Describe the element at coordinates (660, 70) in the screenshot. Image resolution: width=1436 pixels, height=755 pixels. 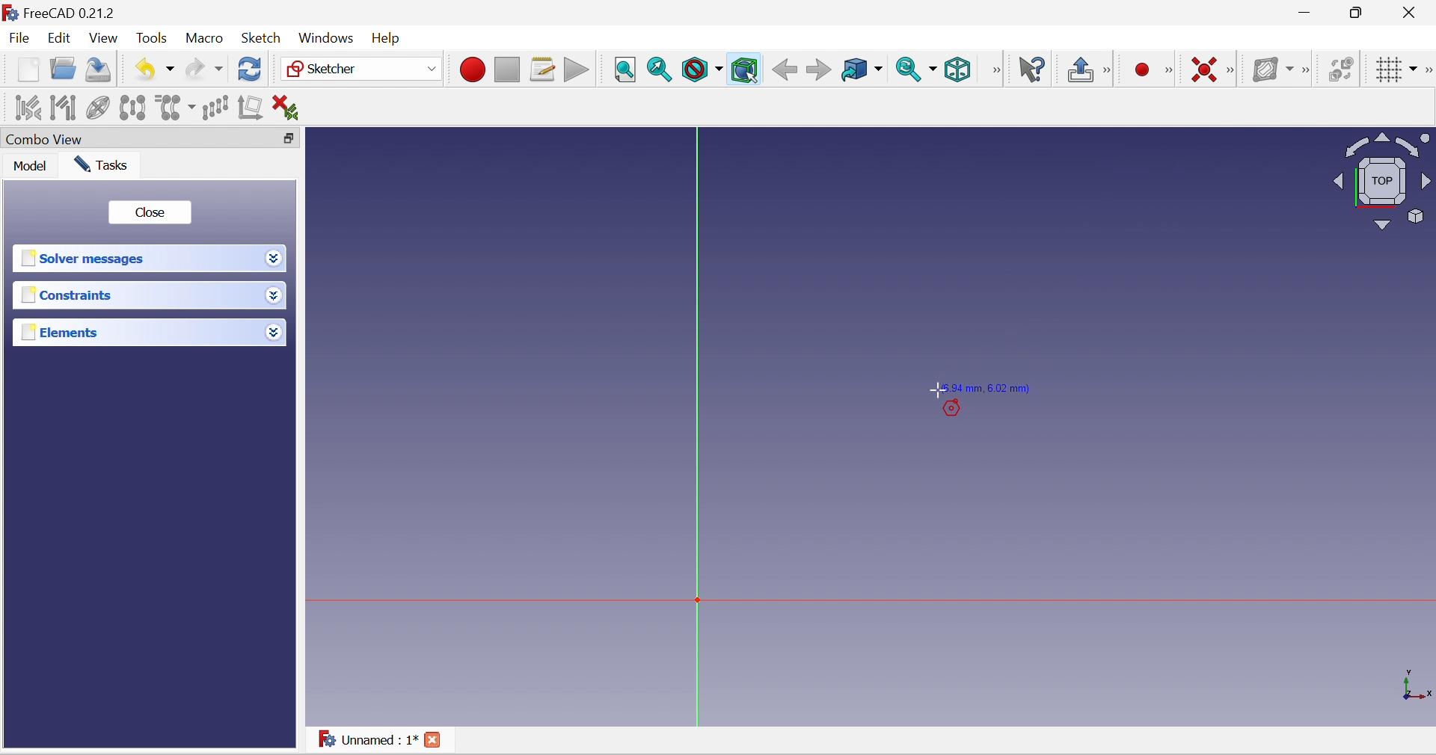
I see `Fit selection` at that location.